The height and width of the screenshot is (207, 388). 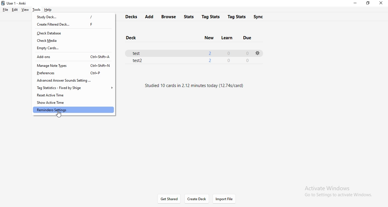 I want to click on 0, so click(x=230, y=53).